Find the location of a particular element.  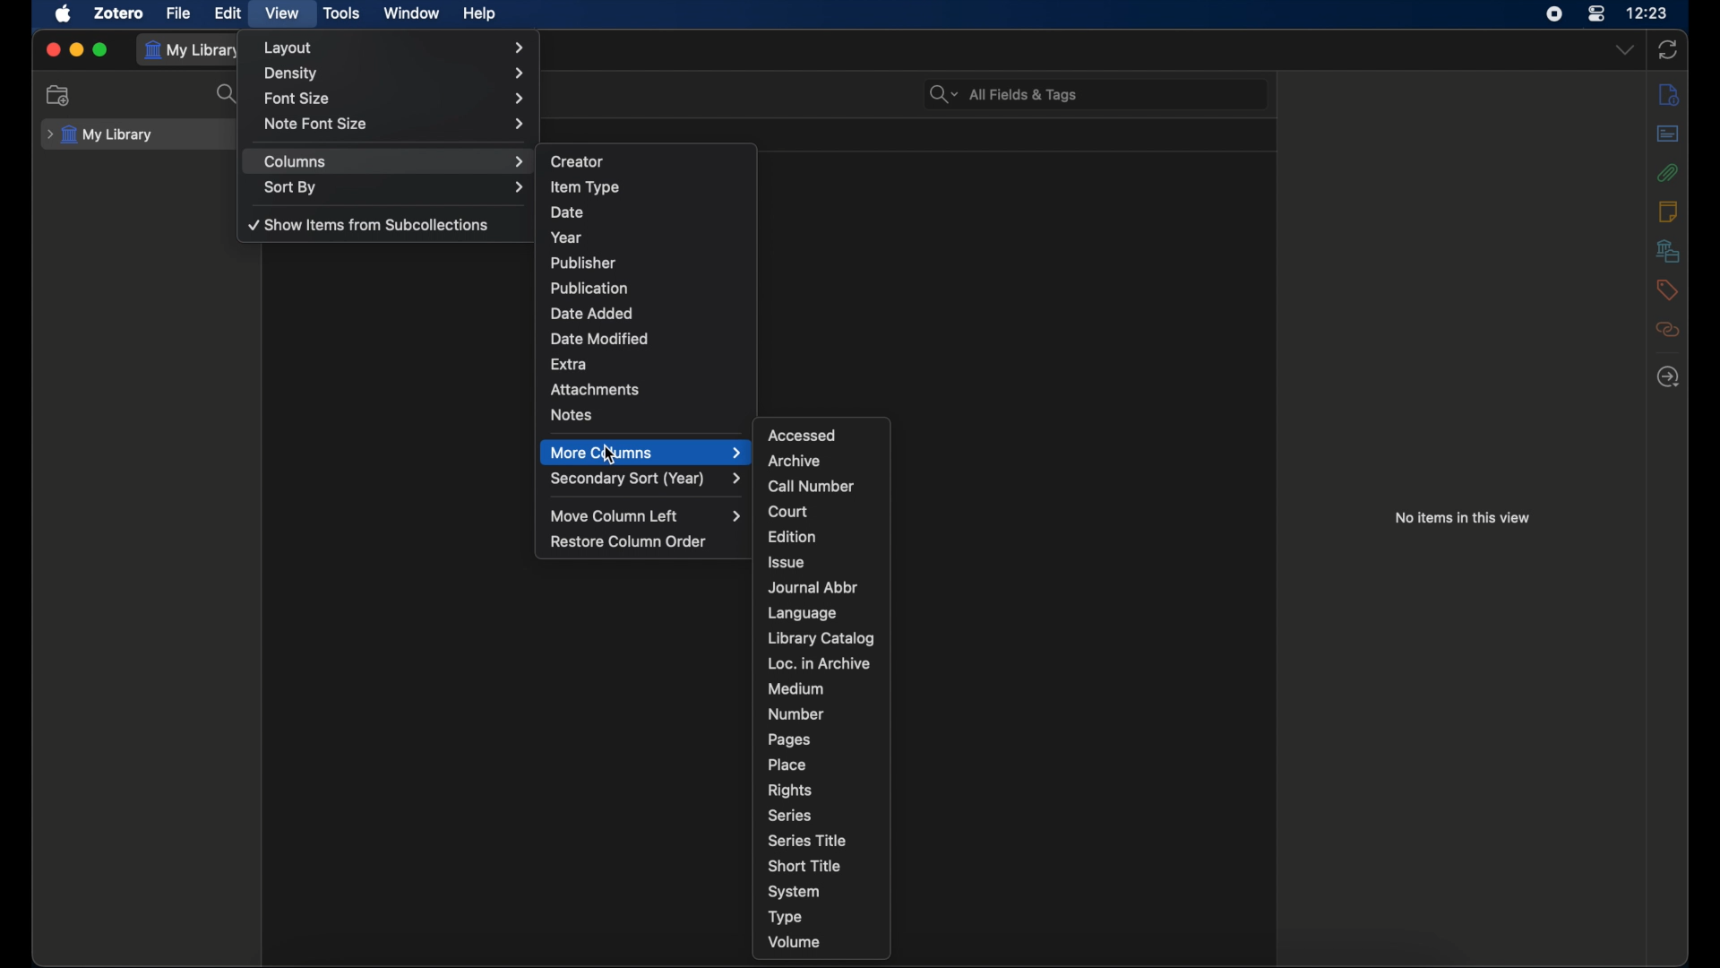

layout is located at coordinates (396, 48).